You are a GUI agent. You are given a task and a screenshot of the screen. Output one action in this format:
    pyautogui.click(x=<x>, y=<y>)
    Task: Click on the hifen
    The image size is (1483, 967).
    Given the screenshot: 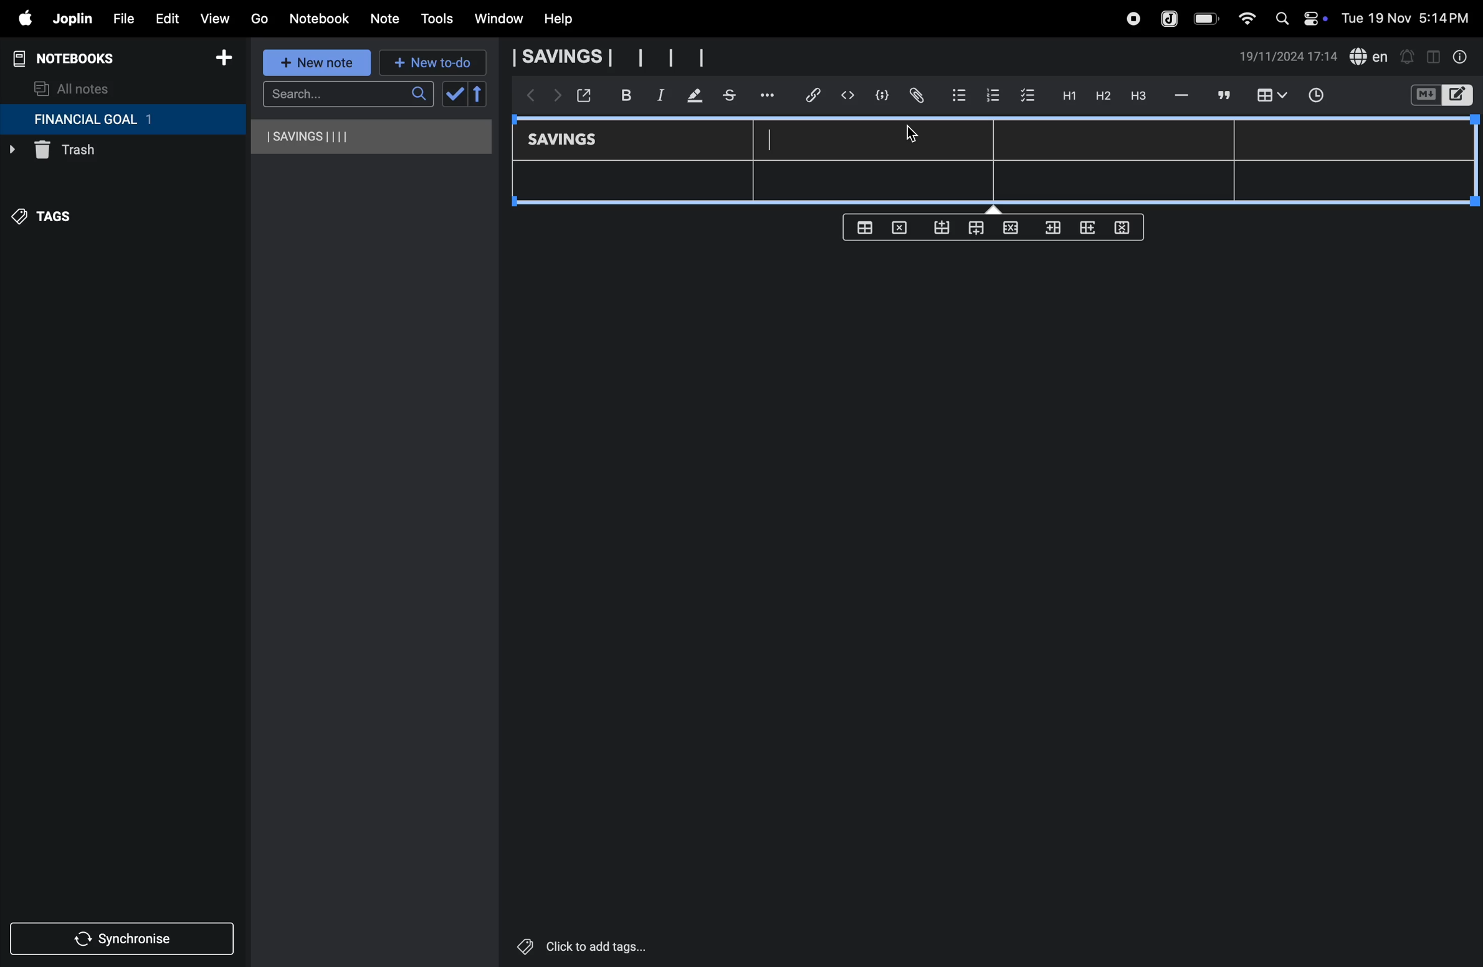 What is the action you would take?
    pyautogui.click(x=1183, y=95)
    